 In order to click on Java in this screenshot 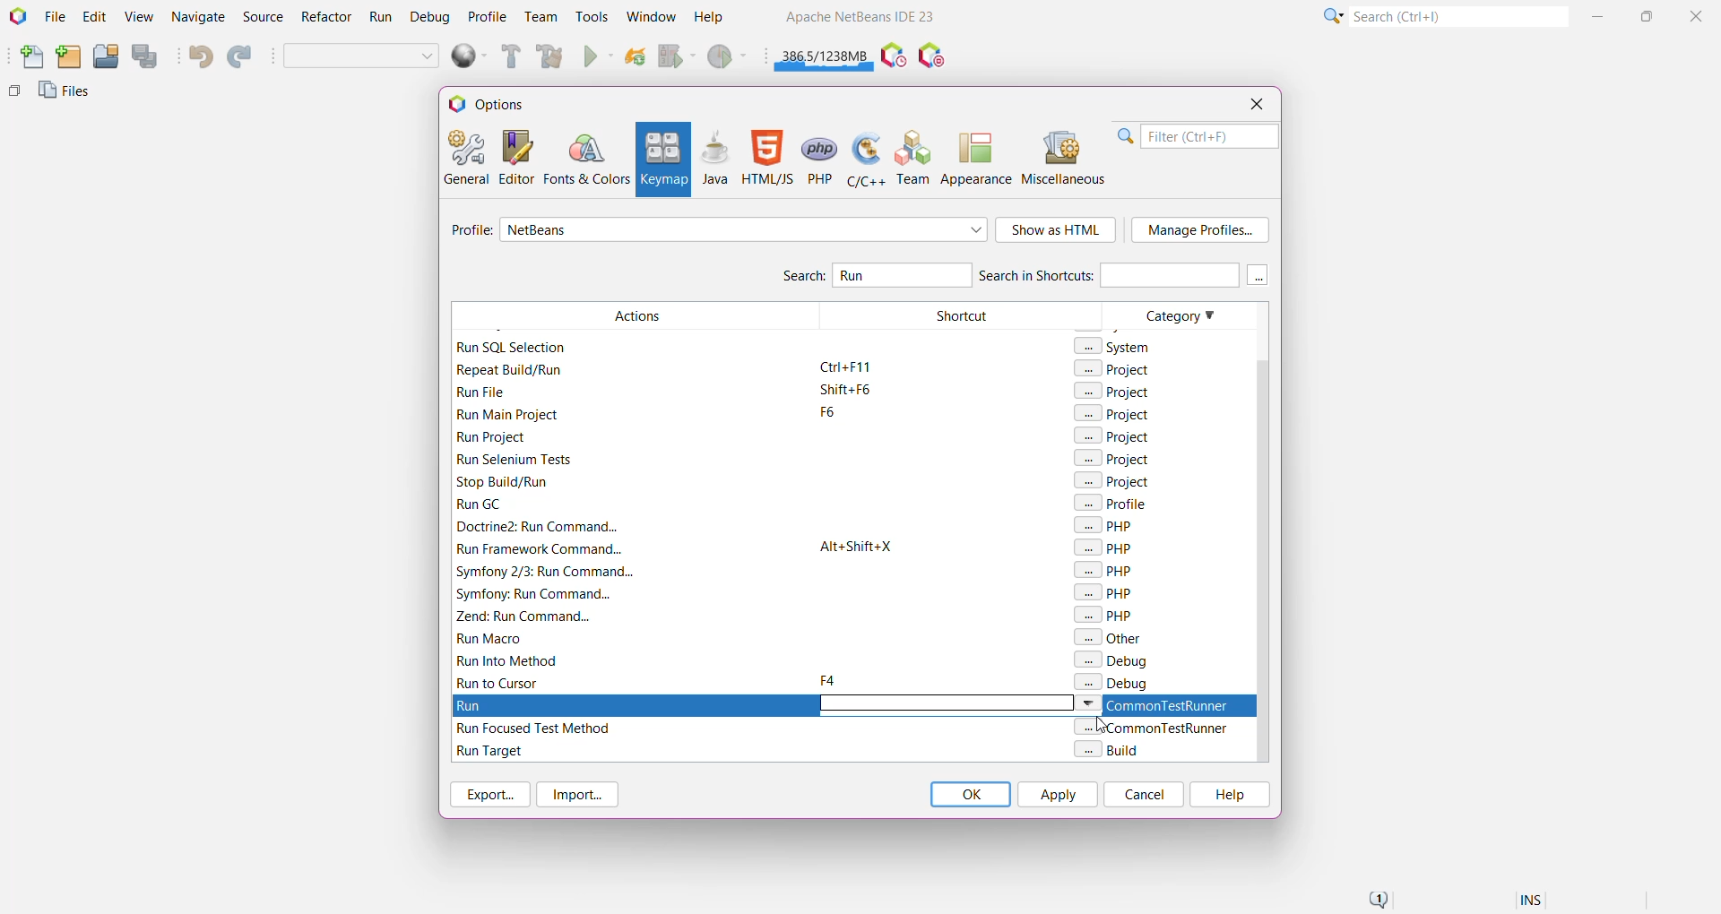, I will do `click(715, 158)`.